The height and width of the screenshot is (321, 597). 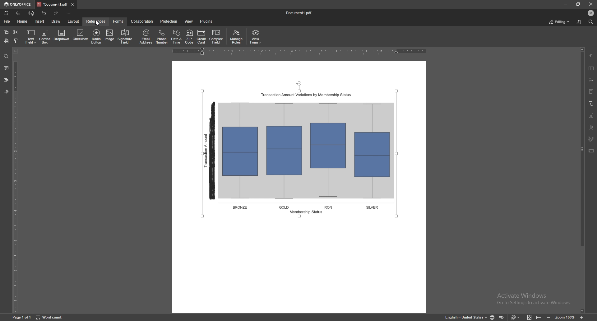 What do you see at coordinates (52, 4) in the screenshot?
I see `tab` at bounding box center [52, 4].